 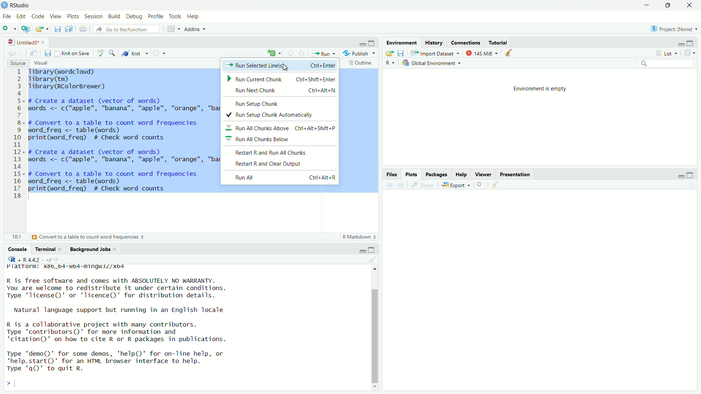 I want to click on File, so click(x=6, y=16).